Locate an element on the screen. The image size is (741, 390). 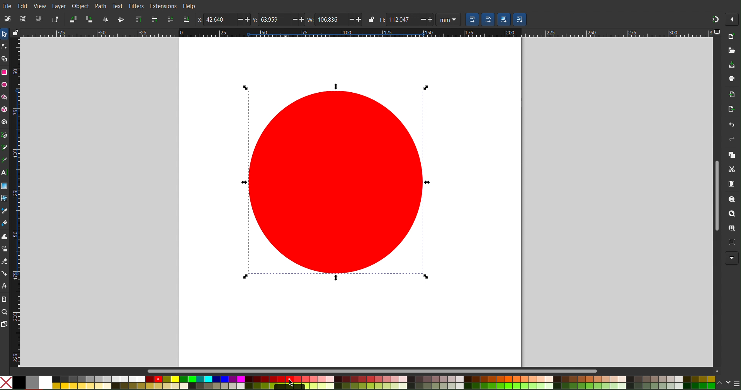
menu is located at coordinates (736, 381).